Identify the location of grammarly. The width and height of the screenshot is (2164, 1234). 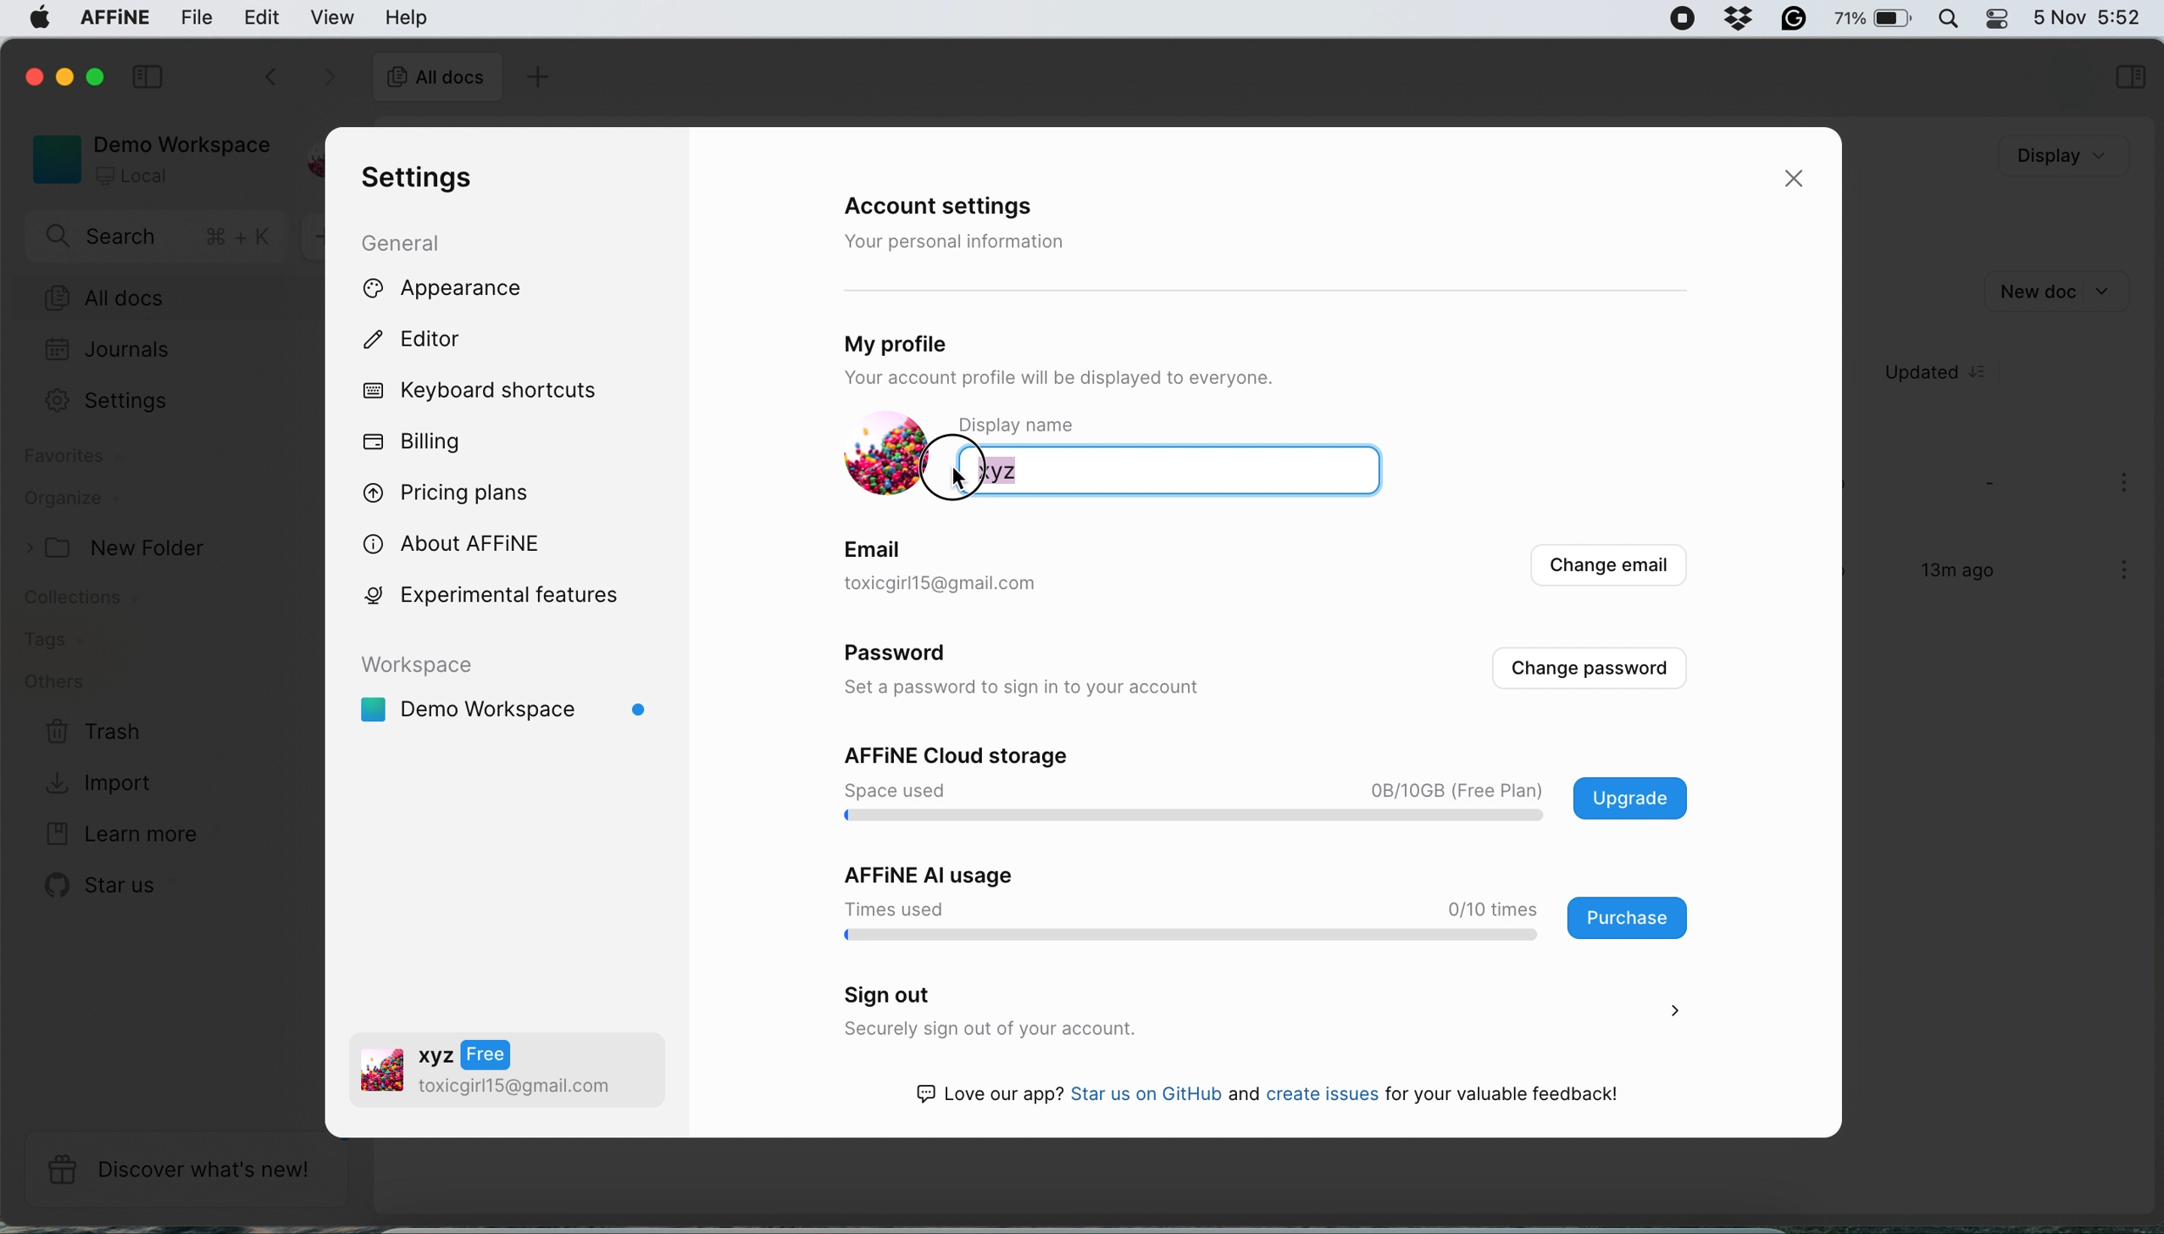
(1789, 17).